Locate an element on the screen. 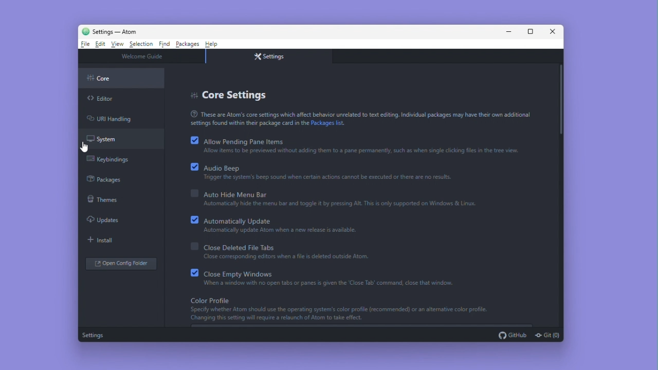 The height and width of the screenshot is (370, 658). ‘When a window with no open tabs or panes & given the Close Tab’ command, close that window. is located at coordinates (333, 285).